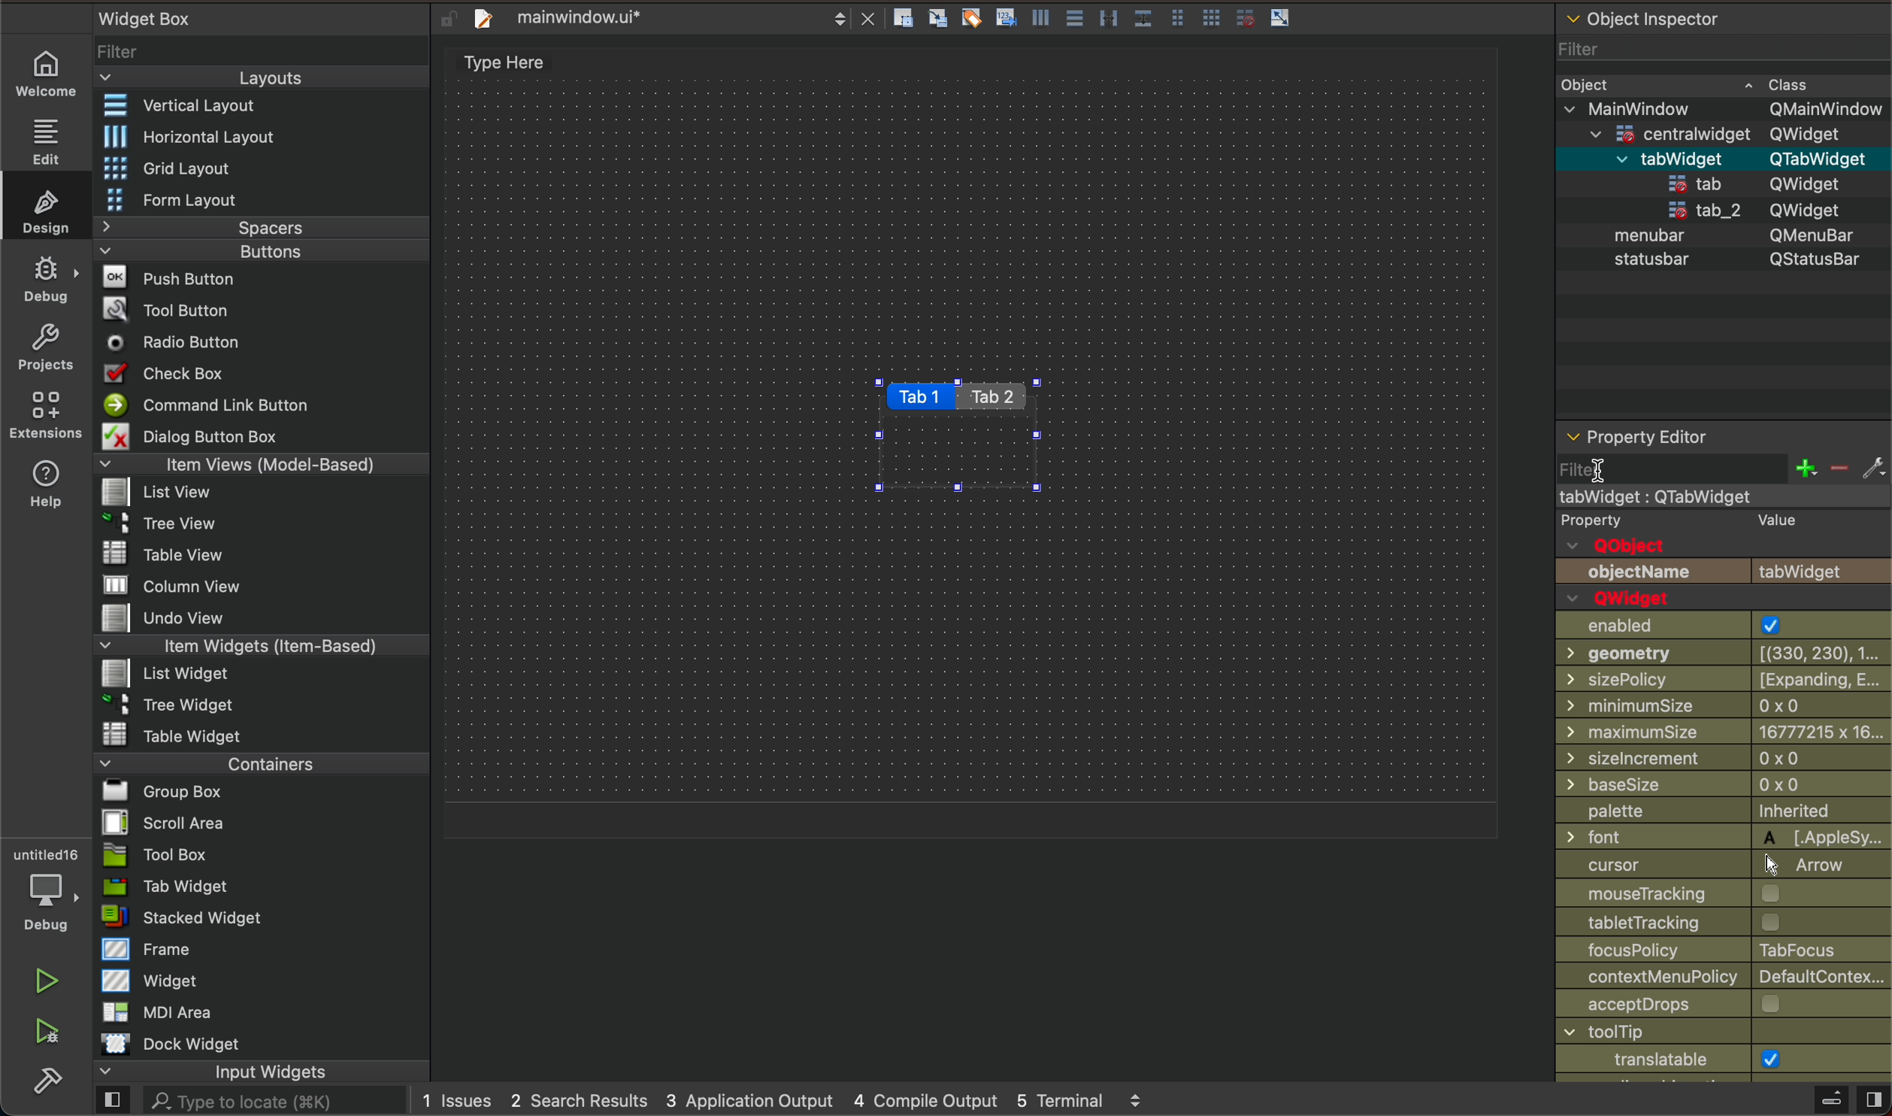 This screenshot has height=1116, width=1892. What do you see at coordinates (1844, 1100) in the screenshot?
I see `close sidebar` at bounding box center [1844, 1100].